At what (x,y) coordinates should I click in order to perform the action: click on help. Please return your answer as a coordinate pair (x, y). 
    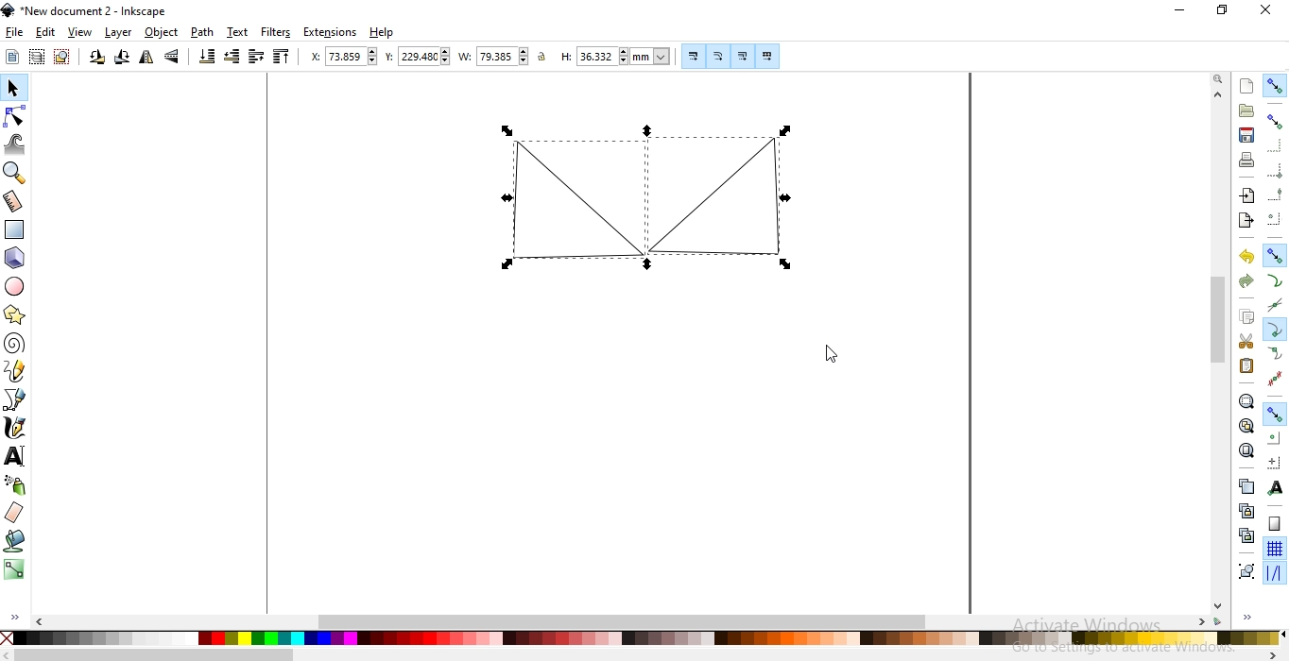
    Looking at the image, I should click on (385, 33).